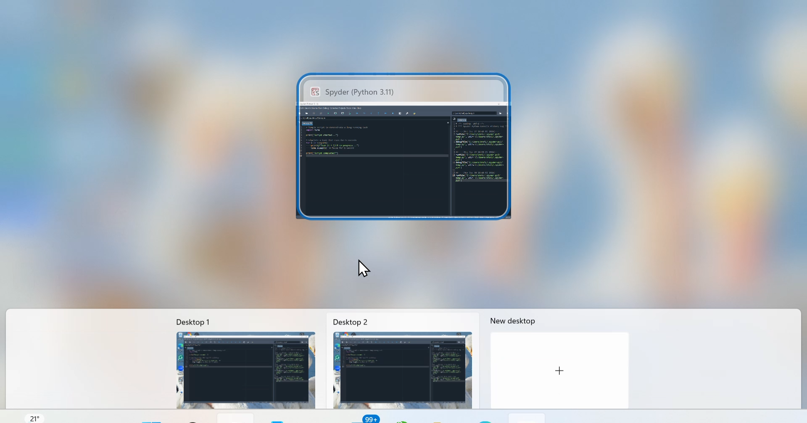 The image size is (807, 423). What do you see at coordinates (239, 321) in the screenshot?
I see `Desktop 1` at bounding box center [239, 321].